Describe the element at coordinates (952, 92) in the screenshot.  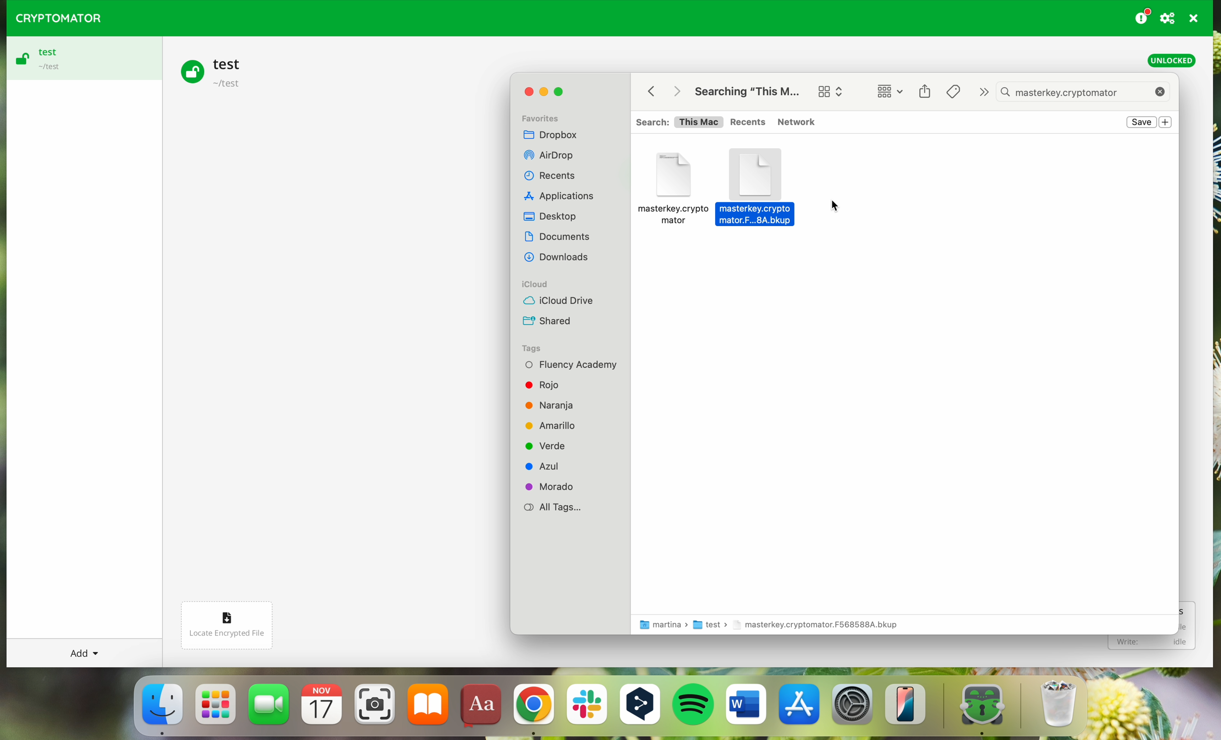
I see `Tags` at that location.